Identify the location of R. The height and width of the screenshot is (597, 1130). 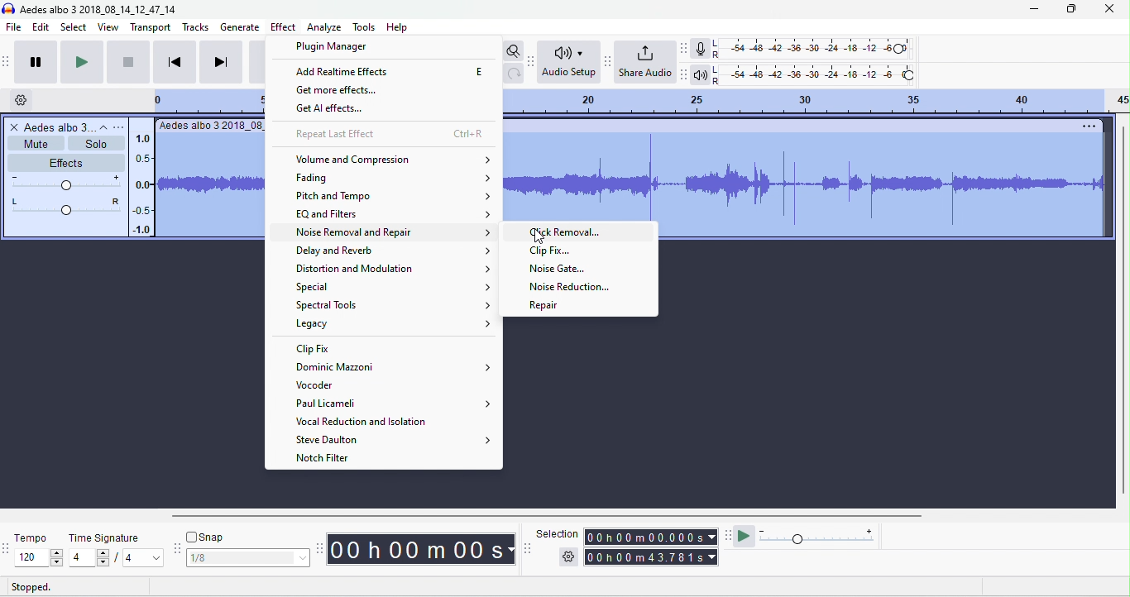
(717, 81).